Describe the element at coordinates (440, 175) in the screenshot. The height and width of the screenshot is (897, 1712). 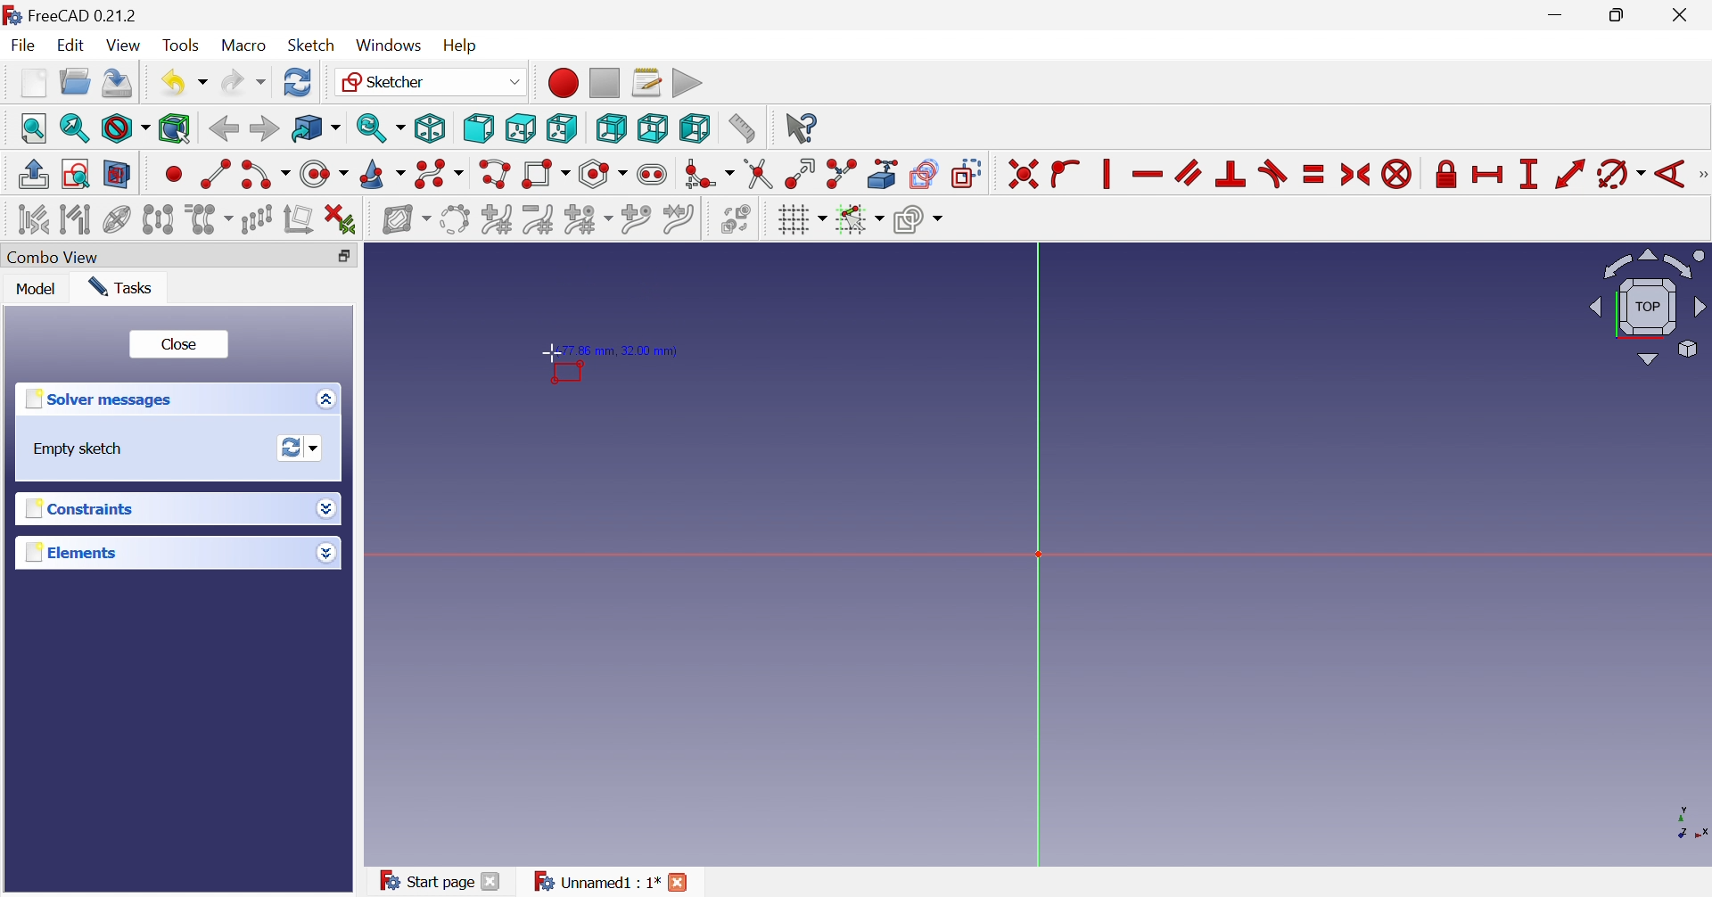
I see `Create B-spline` at that location.